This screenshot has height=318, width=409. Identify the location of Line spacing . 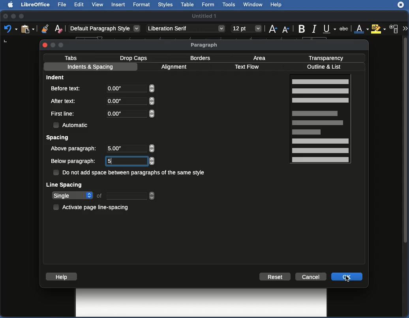
(65, 184).